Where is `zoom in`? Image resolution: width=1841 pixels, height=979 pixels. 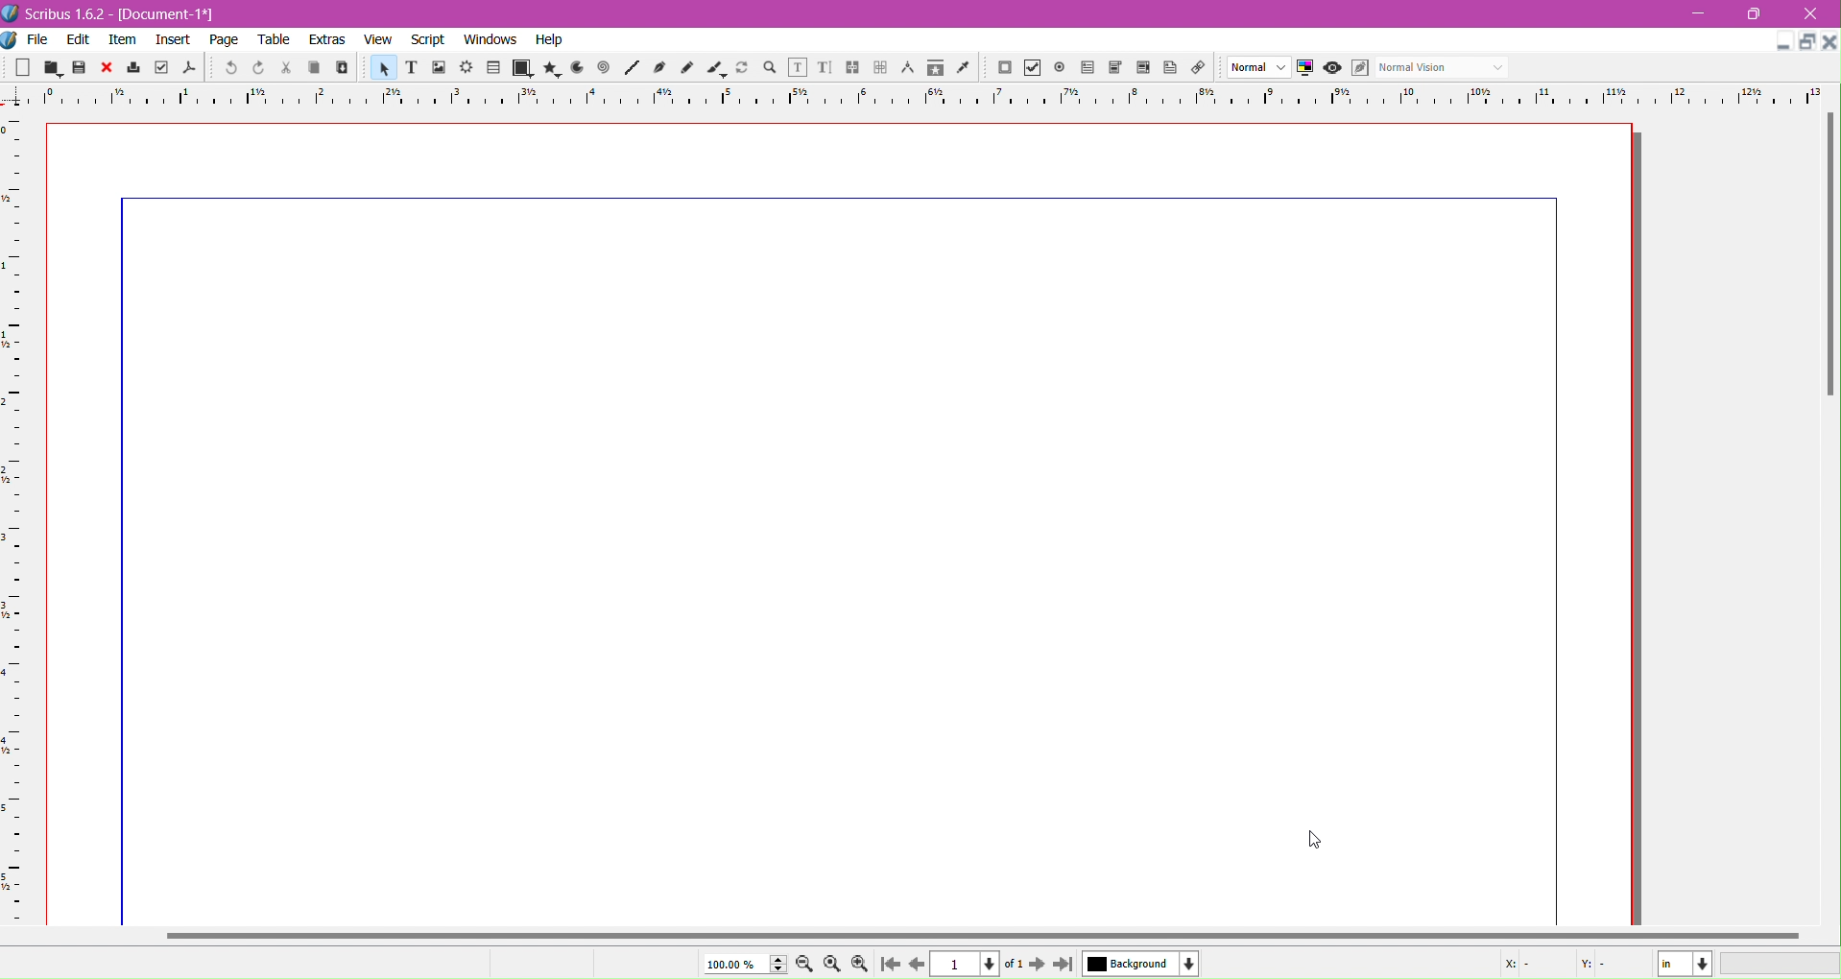 zoom in is located at coordinates (859, 965).